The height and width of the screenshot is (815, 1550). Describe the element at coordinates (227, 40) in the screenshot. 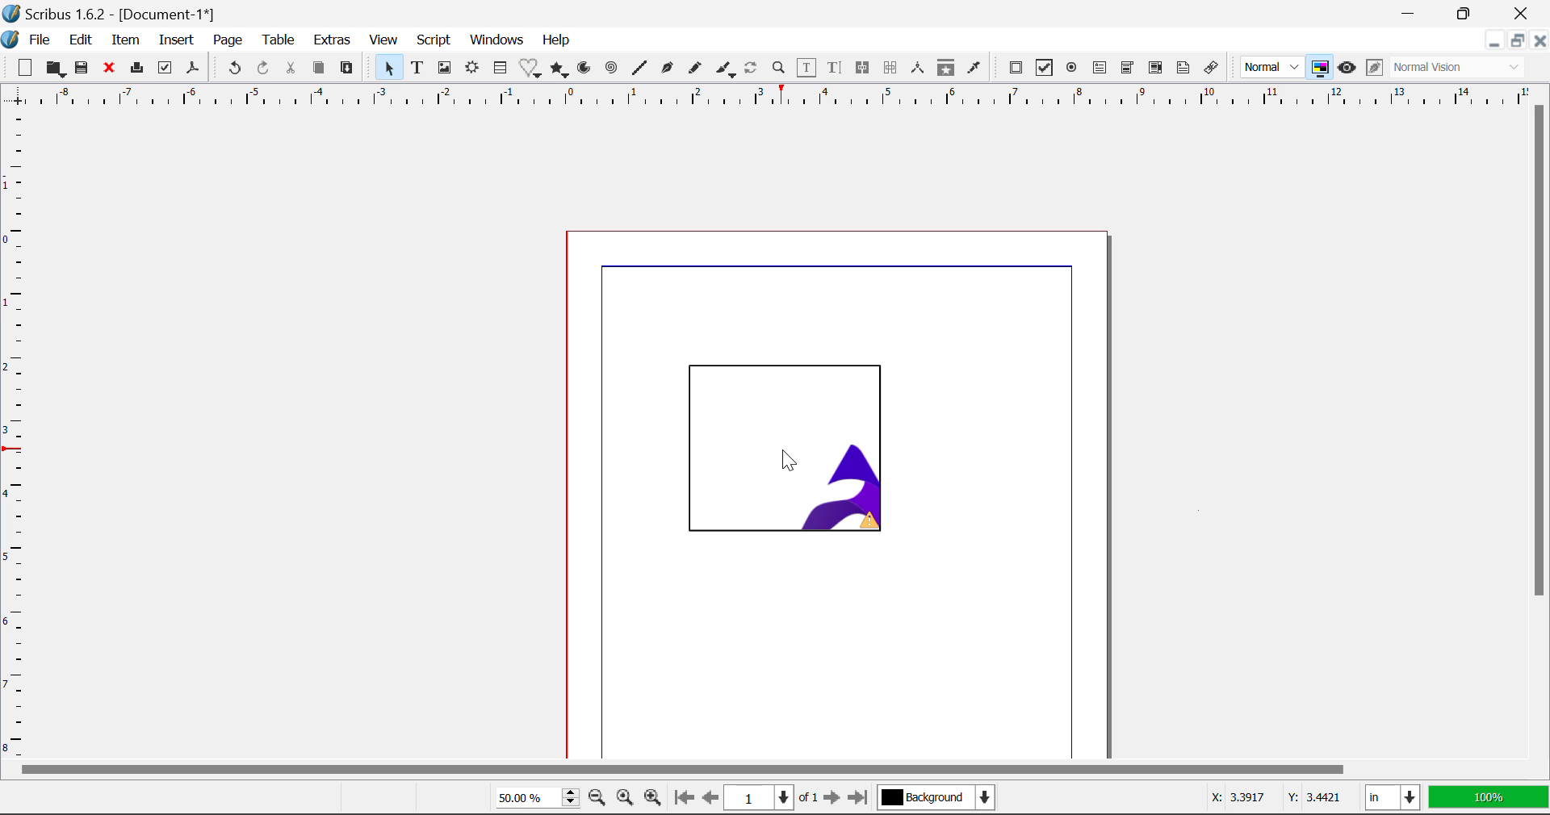

I see `Page` at that location.